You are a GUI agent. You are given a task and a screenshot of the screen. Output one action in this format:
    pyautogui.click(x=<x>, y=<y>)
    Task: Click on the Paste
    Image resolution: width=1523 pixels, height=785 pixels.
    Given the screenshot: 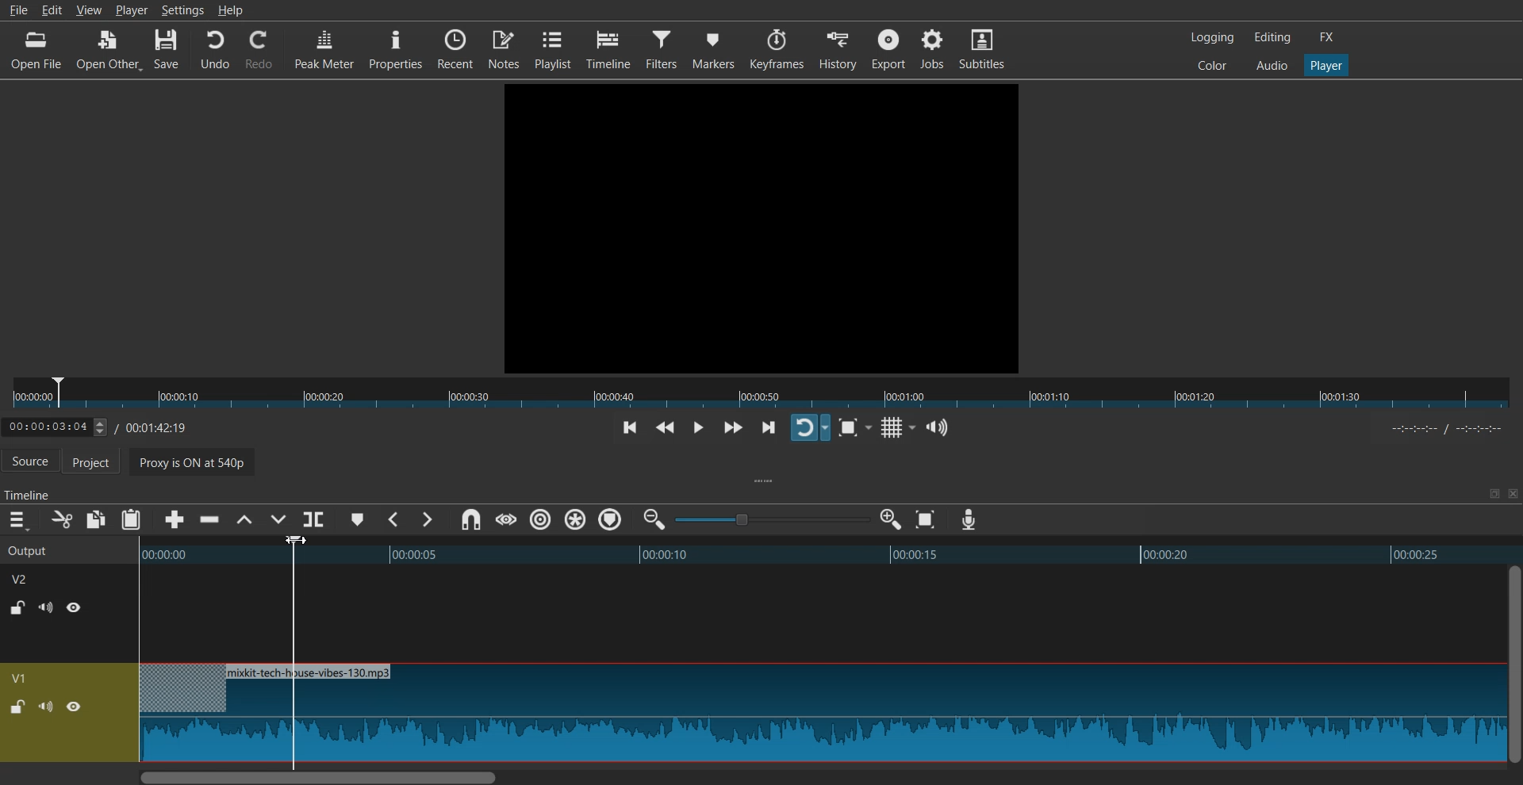 What is the action you would take?
    pyautogui.click(x=131, y=519)
    